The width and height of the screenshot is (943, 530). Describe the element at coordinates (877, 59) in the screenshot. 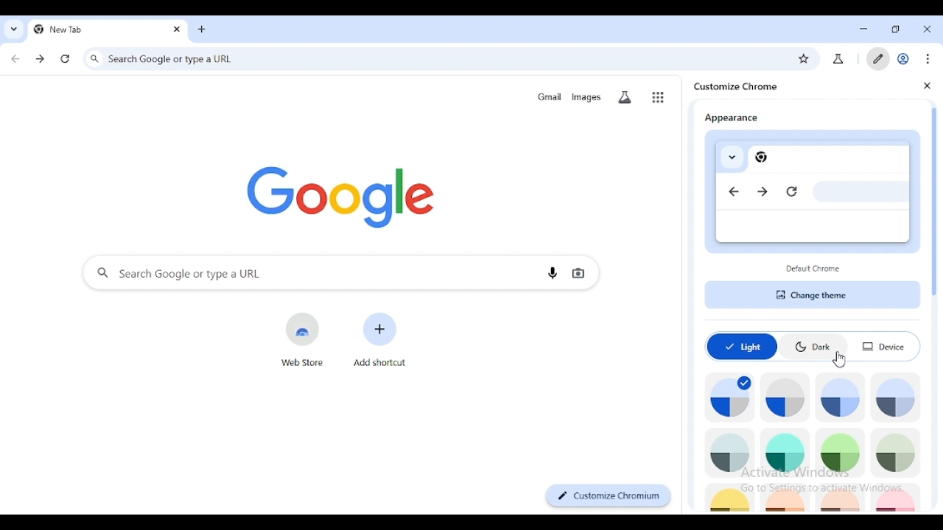

I see `edit` at that location.